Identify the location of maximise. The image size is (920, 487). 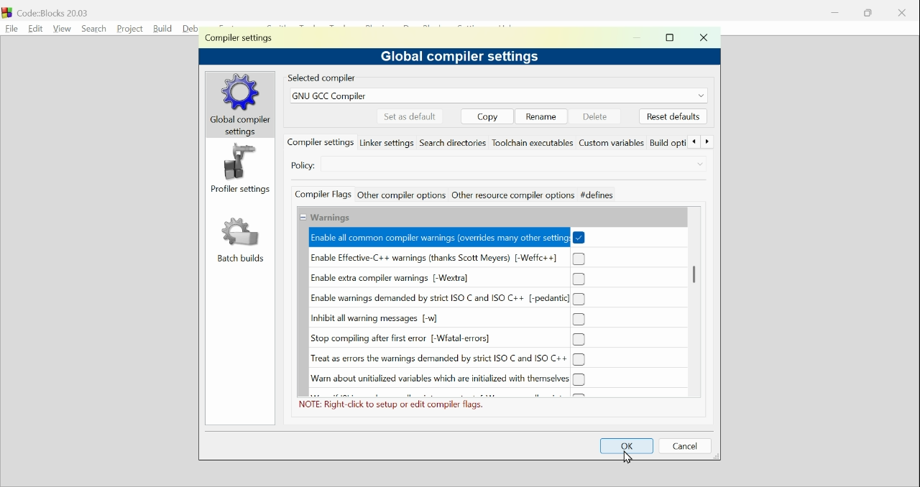
(672, 39).